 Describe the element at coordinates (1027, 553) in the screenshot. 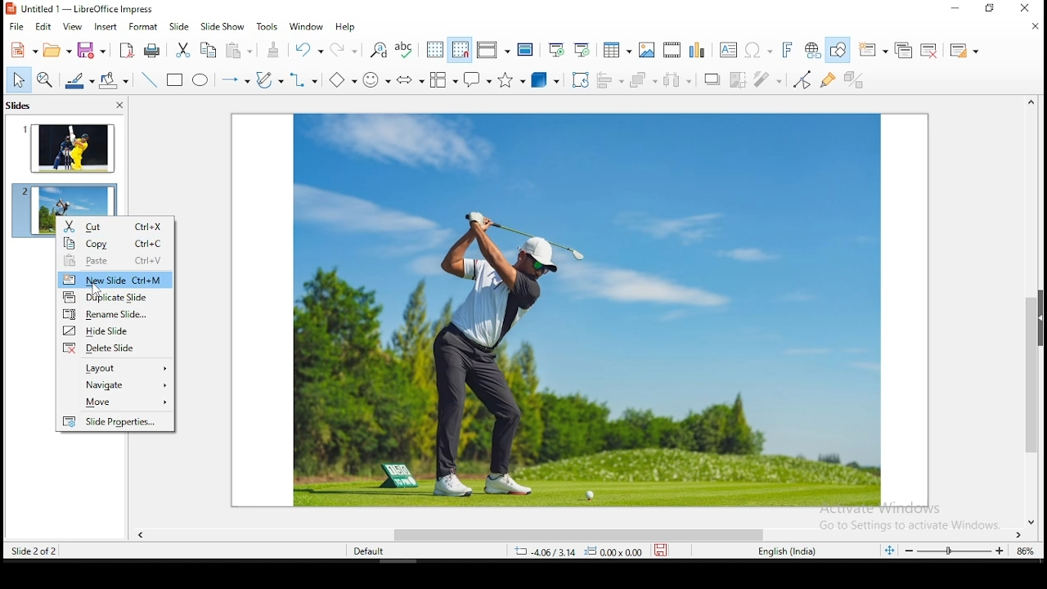

I see `zoom level` at that location.